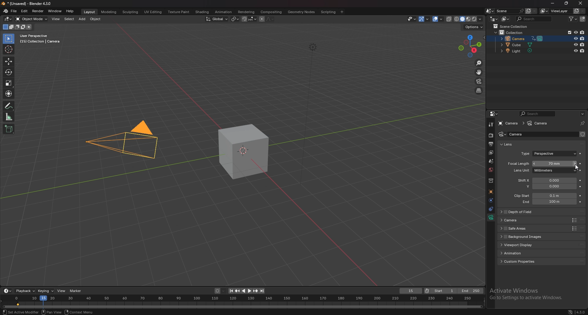  Describe the element at coordinates (573, 19) in the screenshot. I see `filter` at that location.